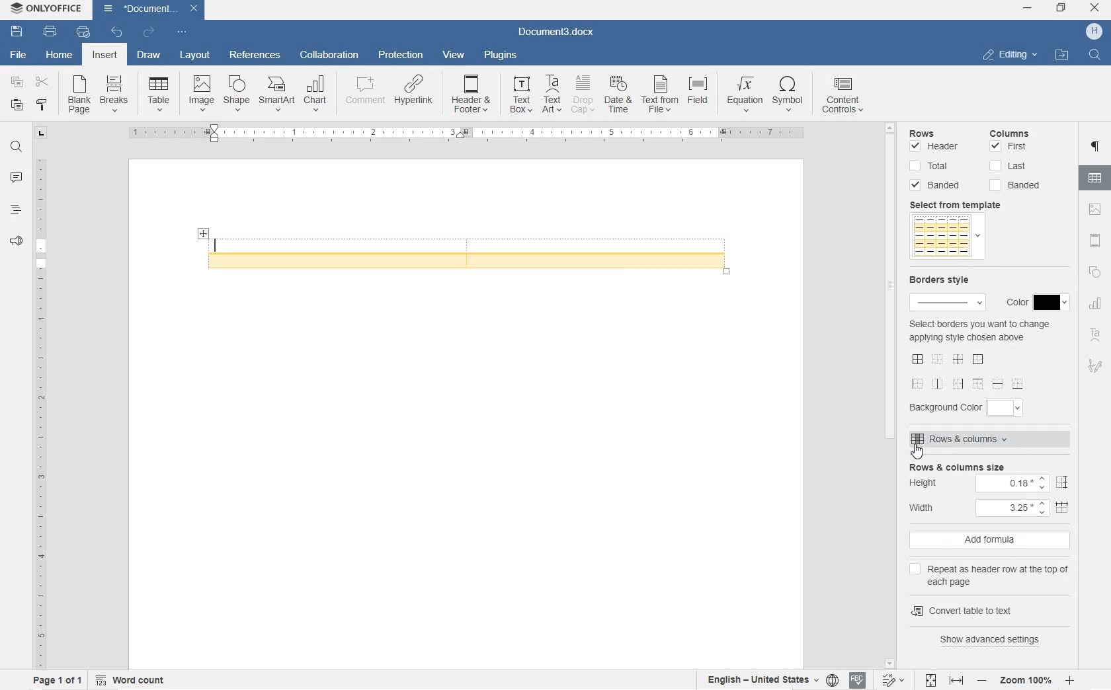 This screenshot has width=1111, height=690. Describe the element at coordinates (148, 32) in the screenshot. I see `REDO` at that location.